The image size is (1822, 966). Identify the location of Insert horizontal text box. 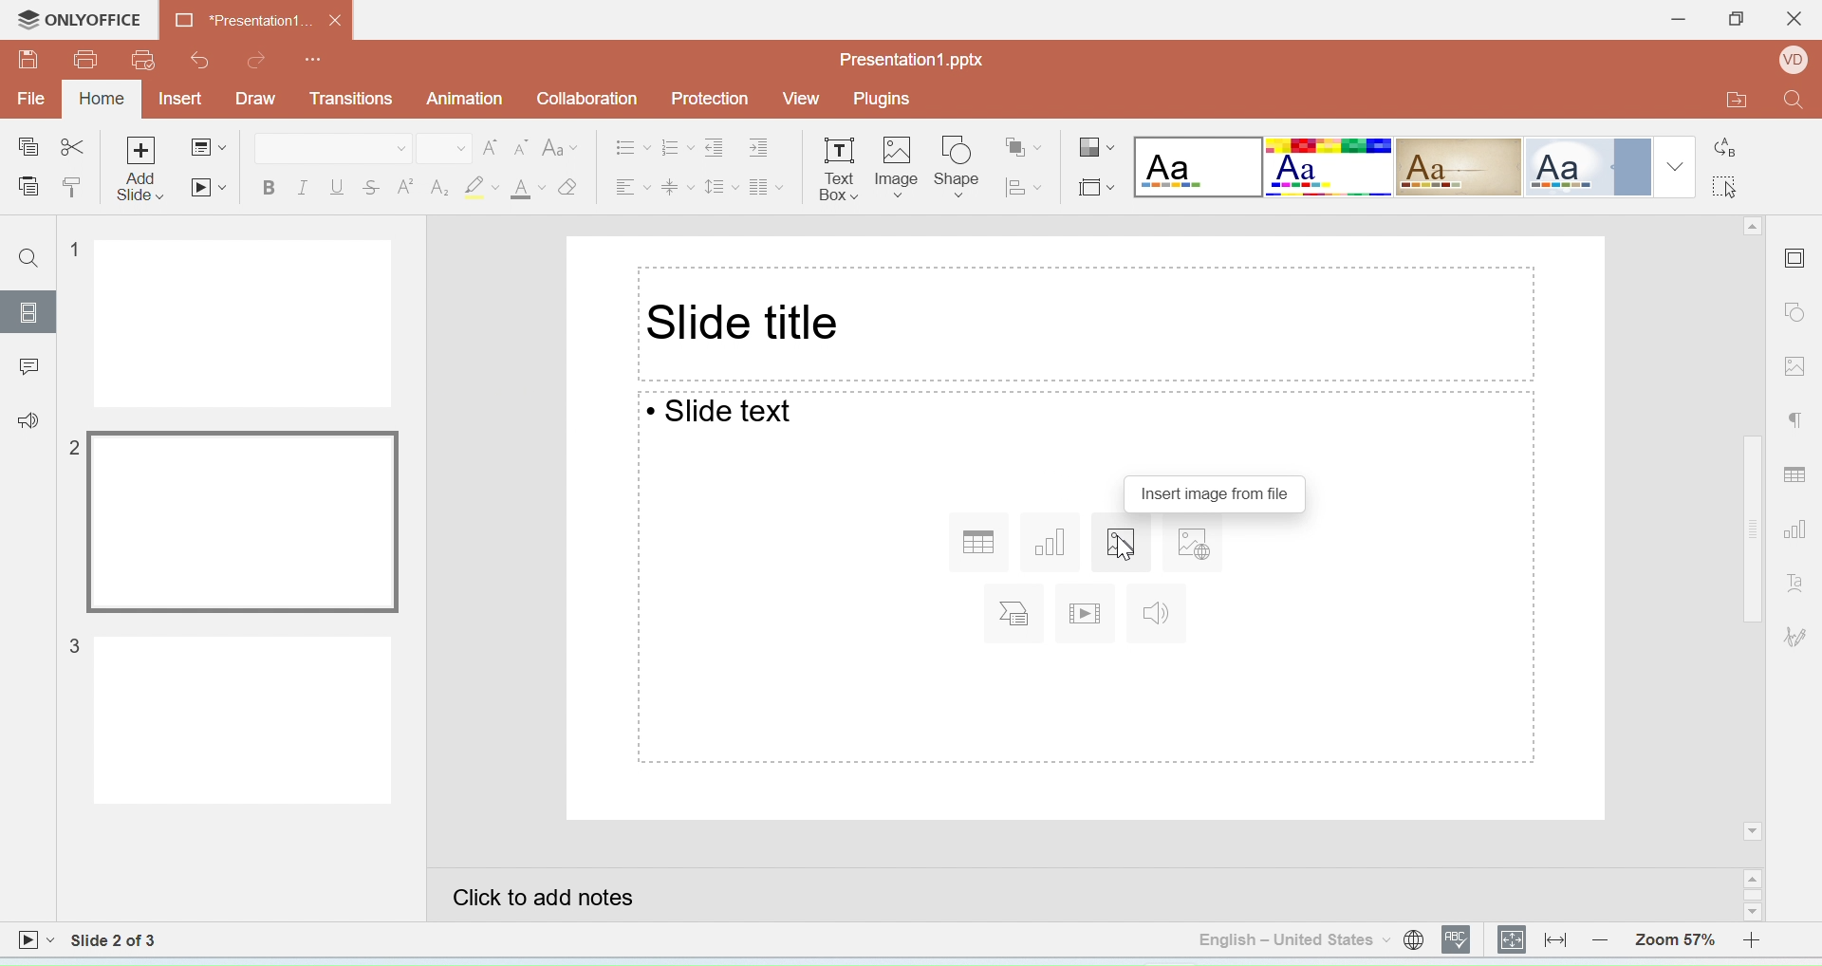
(838, 168).